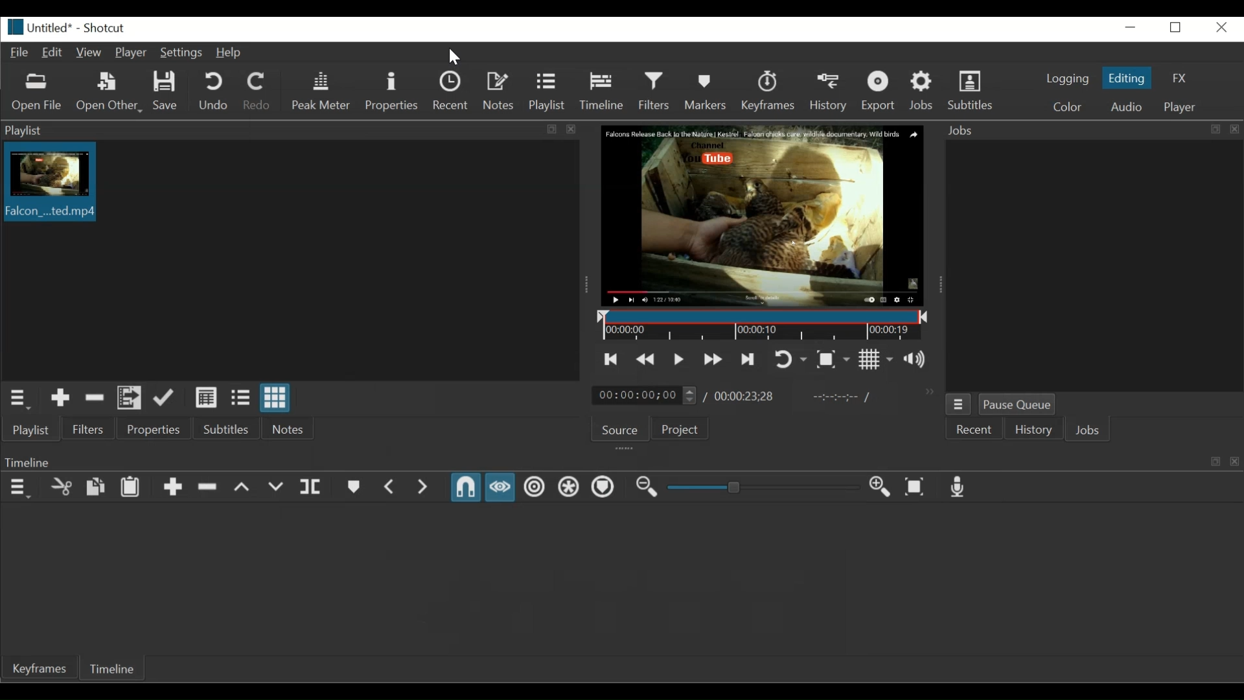 This screenshot has width=1244, height=700. Describe the element at coordinates (1067, 105) in the screenshot. I see `Color` at that location.